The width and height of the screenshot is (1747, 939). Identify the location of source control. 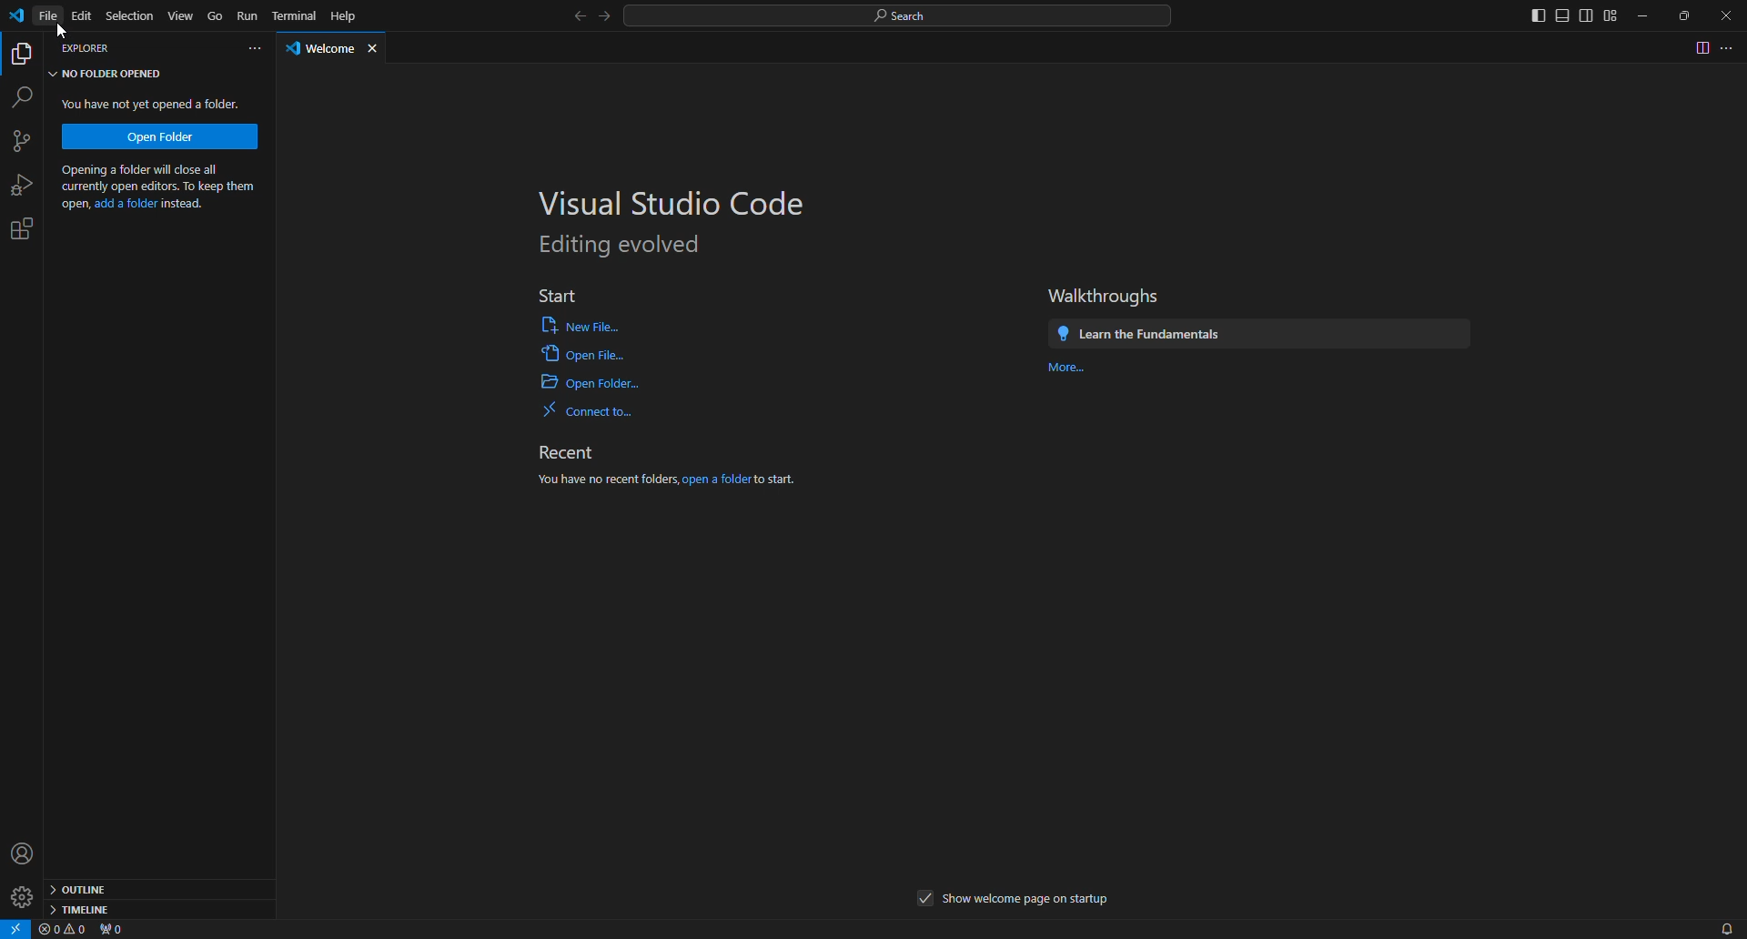
(28, 142).